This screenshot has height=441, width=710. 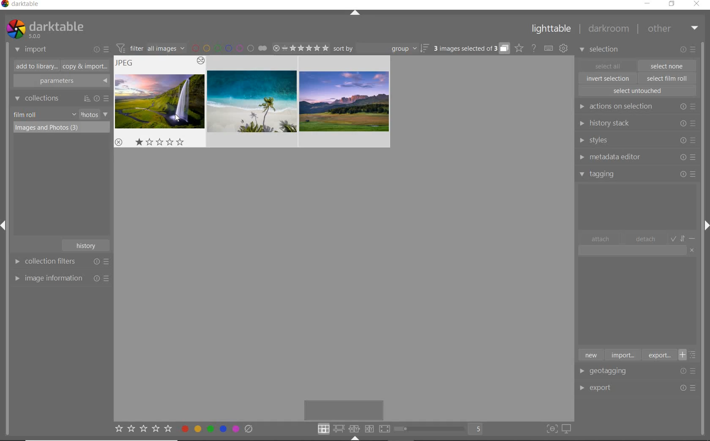 I want to click on Expand, so click(x=705, y=223).